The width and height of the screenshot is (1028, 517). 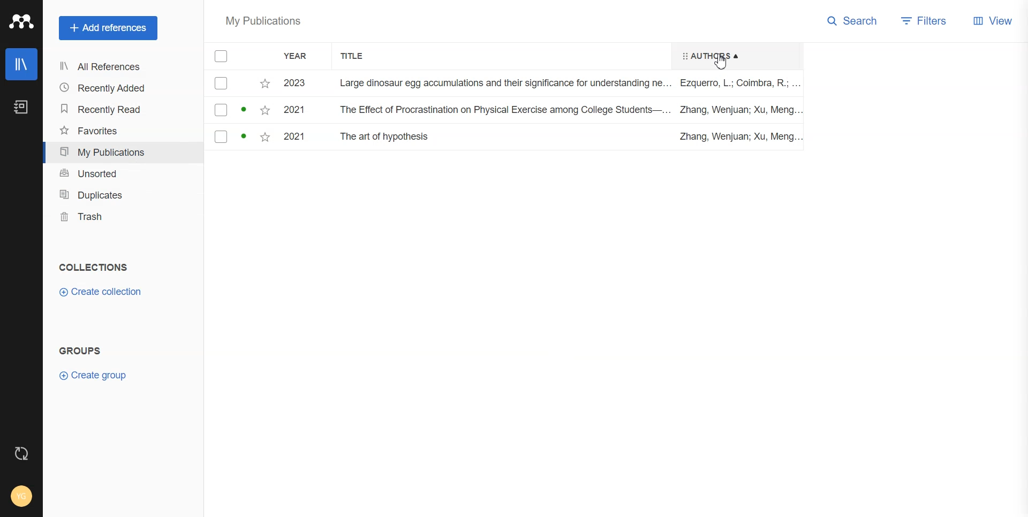 What do you see at coordinates (121, 195) in the screenshot?
I see `Duplicates` at bounding box center [121, 195].